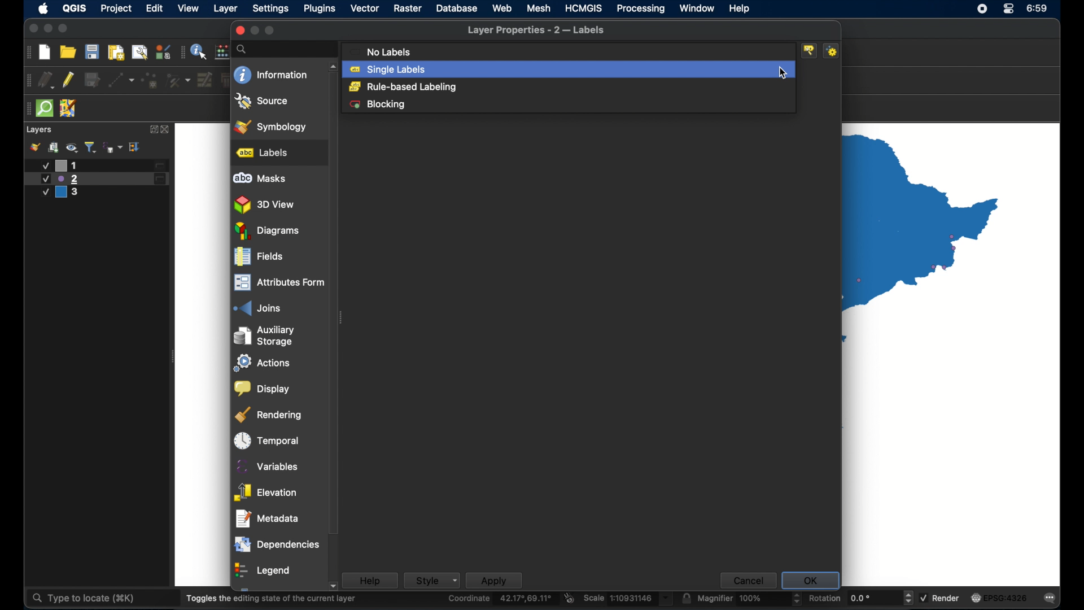 The image size is (1084, 610). I want to click on no labels, so click(380, 51).